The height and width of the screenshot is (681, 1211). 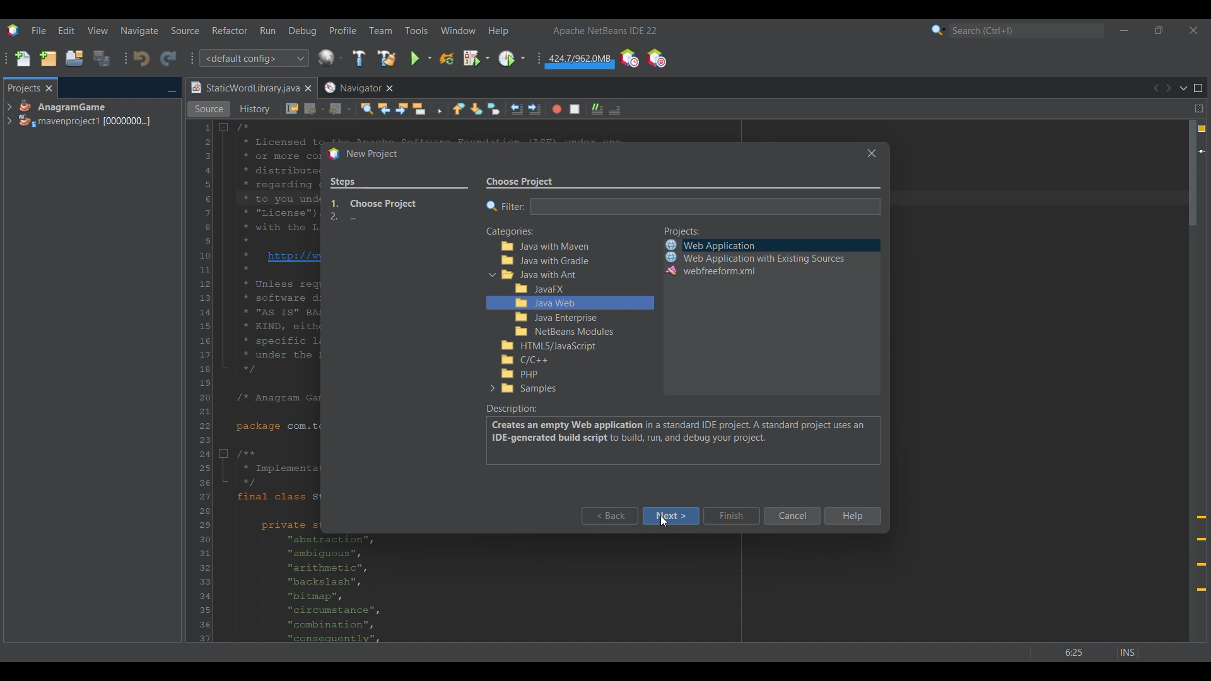 What do you see at coordinates (48, 58) in the screenshot?
I see `New project` at bounding box center [48, 58].